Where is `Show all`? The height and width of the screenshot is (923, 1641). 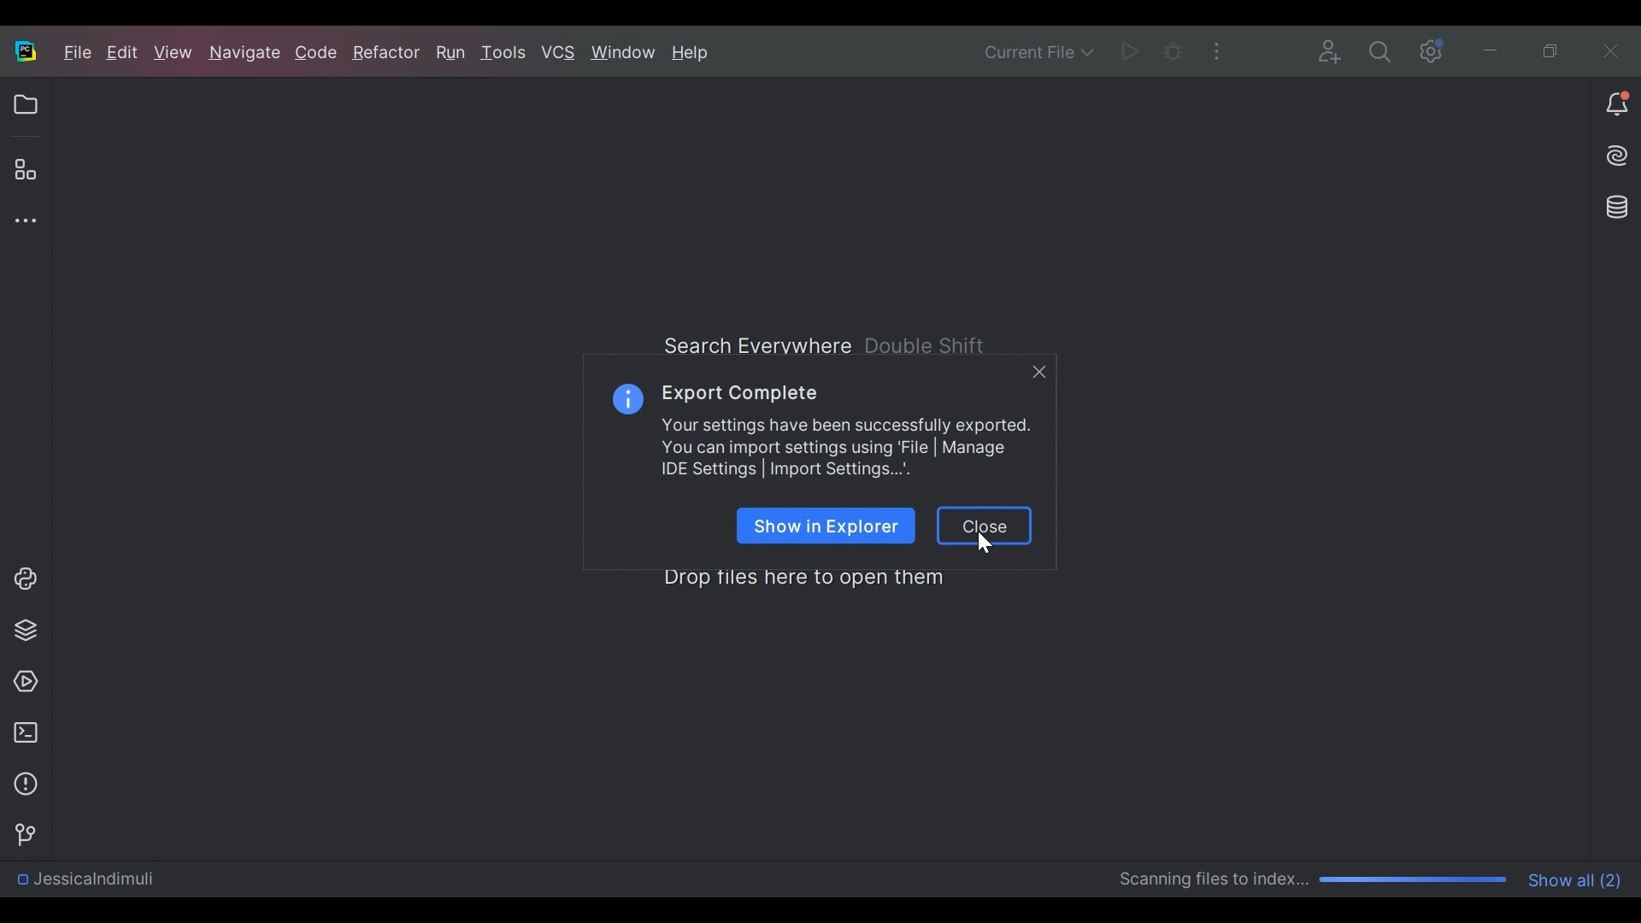 Show all is located at coordinates (1578, 879).